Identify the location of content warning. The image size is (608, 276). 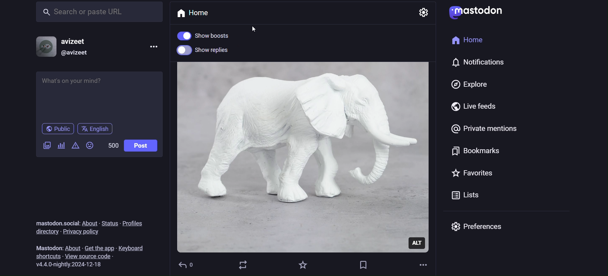
(75, 146).